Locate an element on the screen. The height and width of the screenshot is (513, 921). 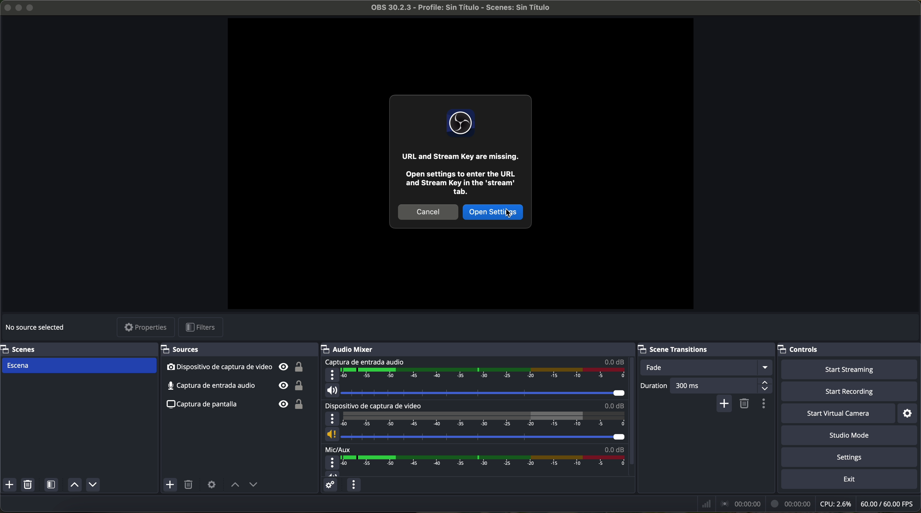
click on start streaming is located at coordinates (849, 370).